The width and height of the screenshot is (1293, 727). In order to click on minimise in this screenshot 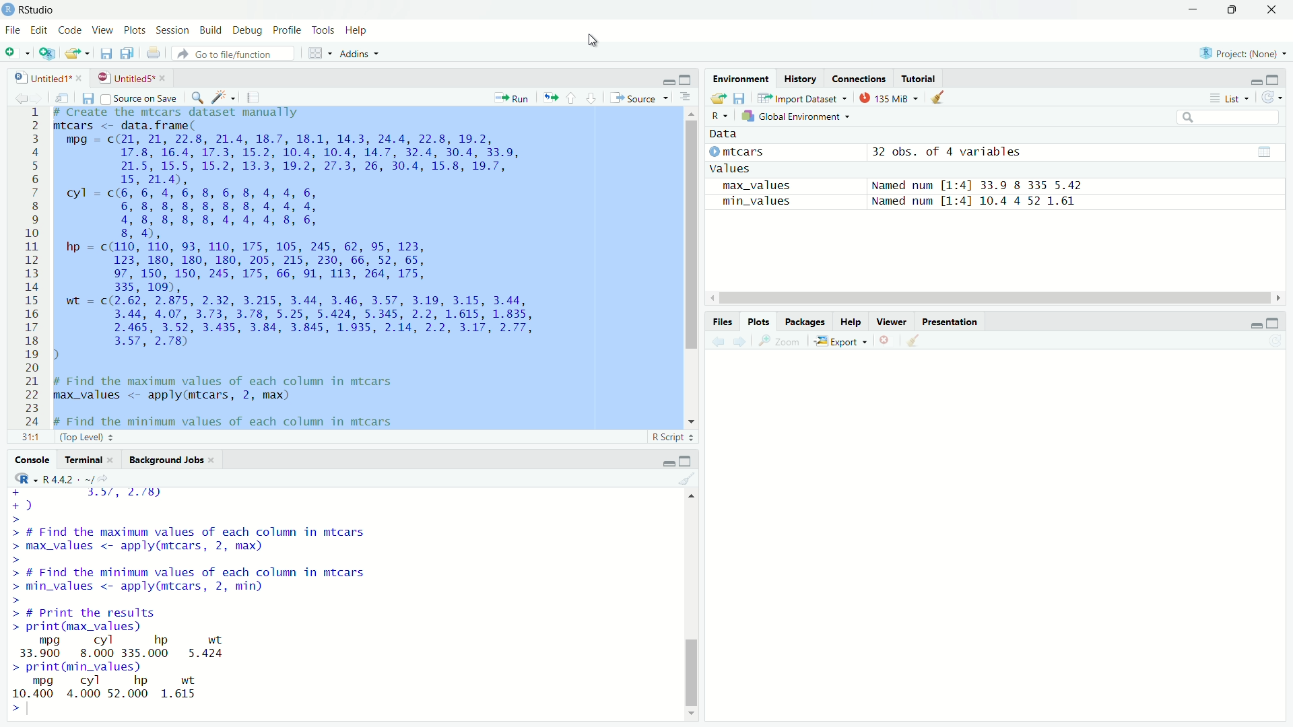, I will do `click(1256, 78)`.